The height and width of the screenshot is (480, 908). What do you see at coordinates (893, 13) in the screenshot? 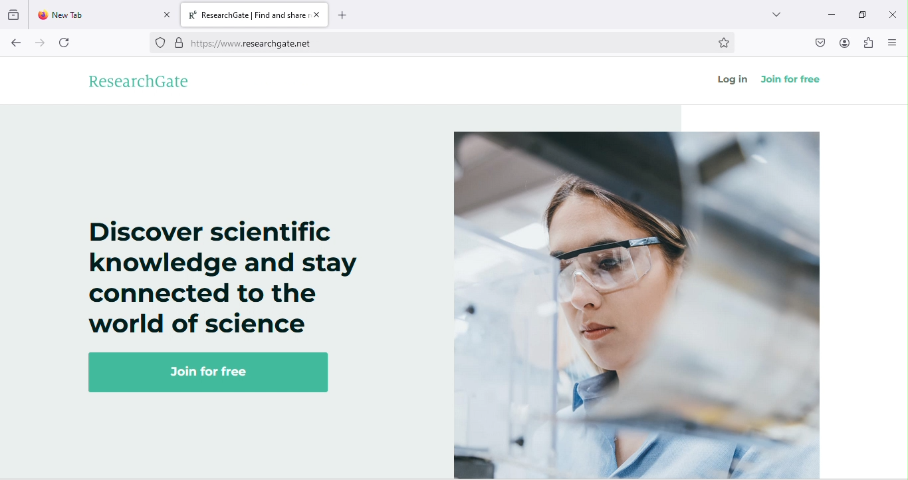
I see `close` at bounding box center [893, 13].